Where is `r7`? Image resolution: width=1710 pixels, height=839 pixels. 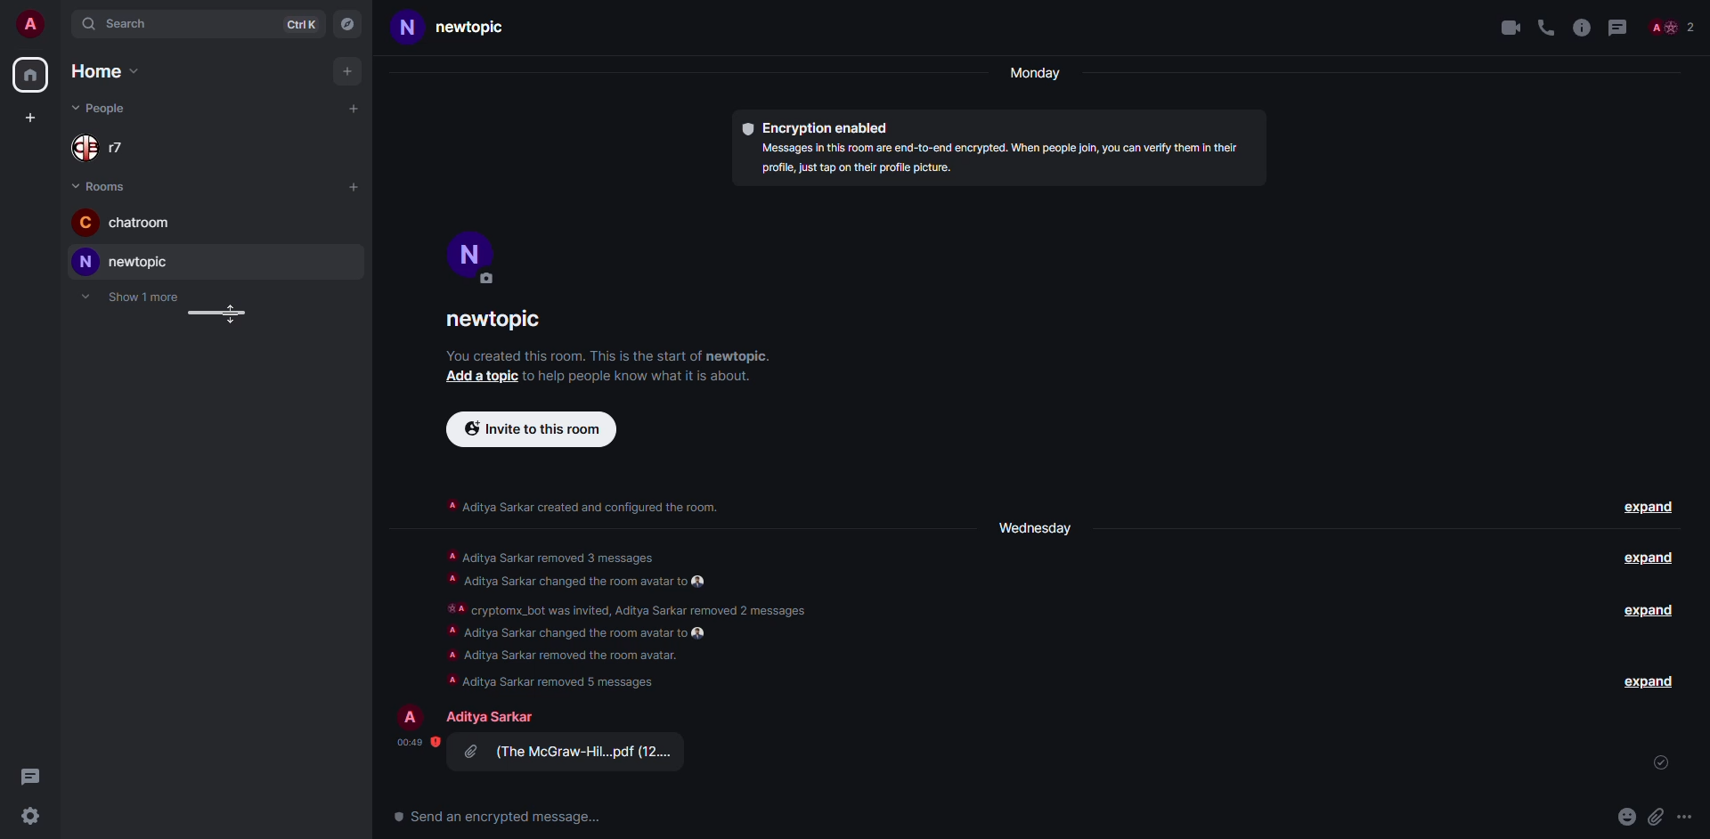
r7 is located at coordinates (104, 146).